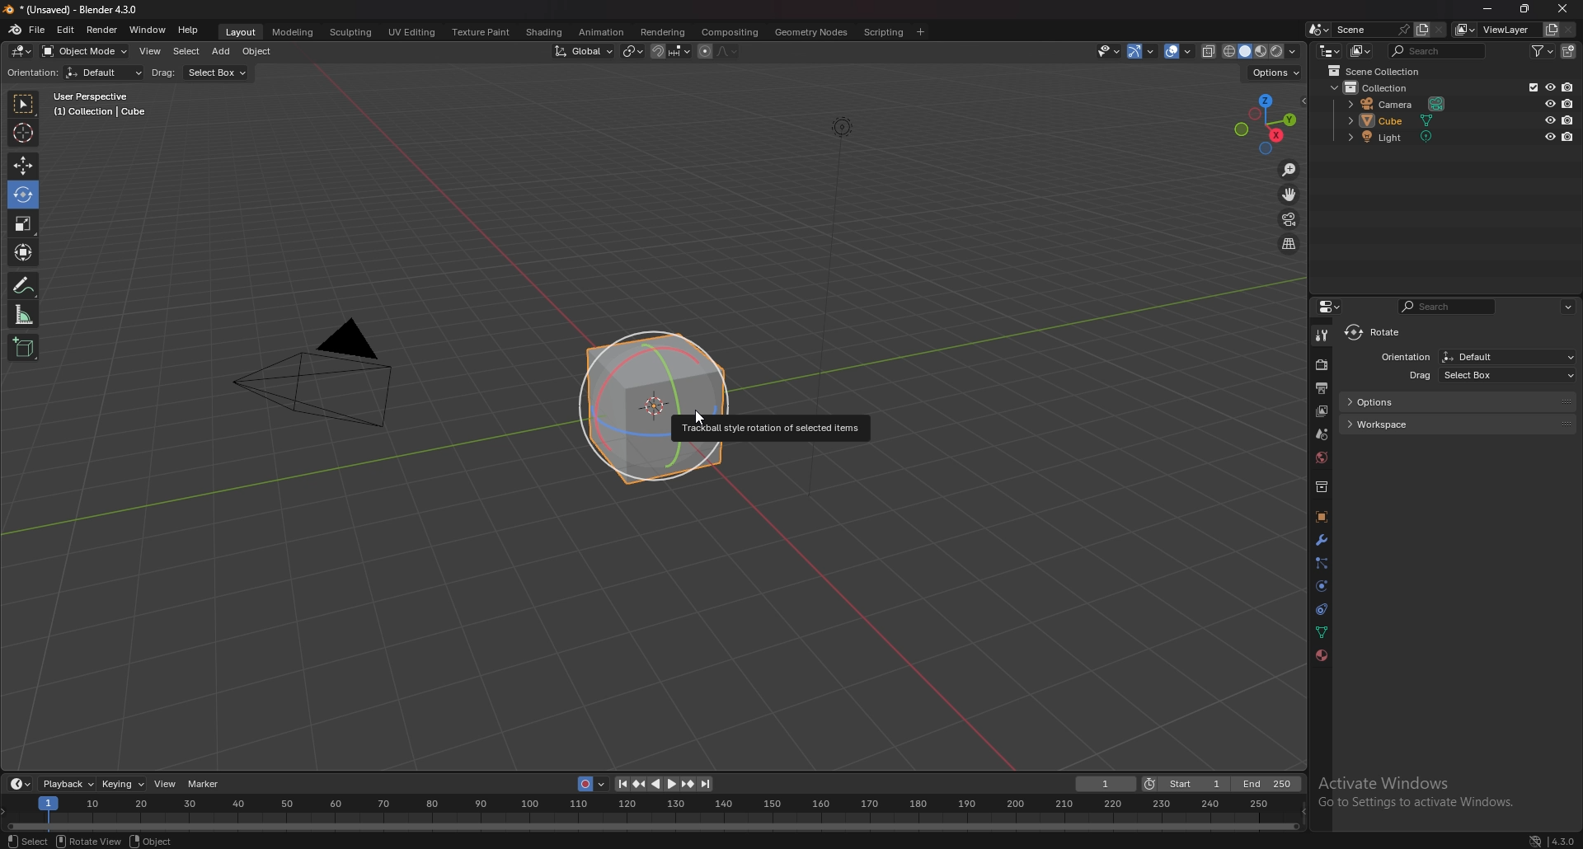 This screenshot has height=849, width=1583. Describe the element at coordinates (101, 105) in the screenshot. I see `User Perspective (1) Collection | Cube` at that location.